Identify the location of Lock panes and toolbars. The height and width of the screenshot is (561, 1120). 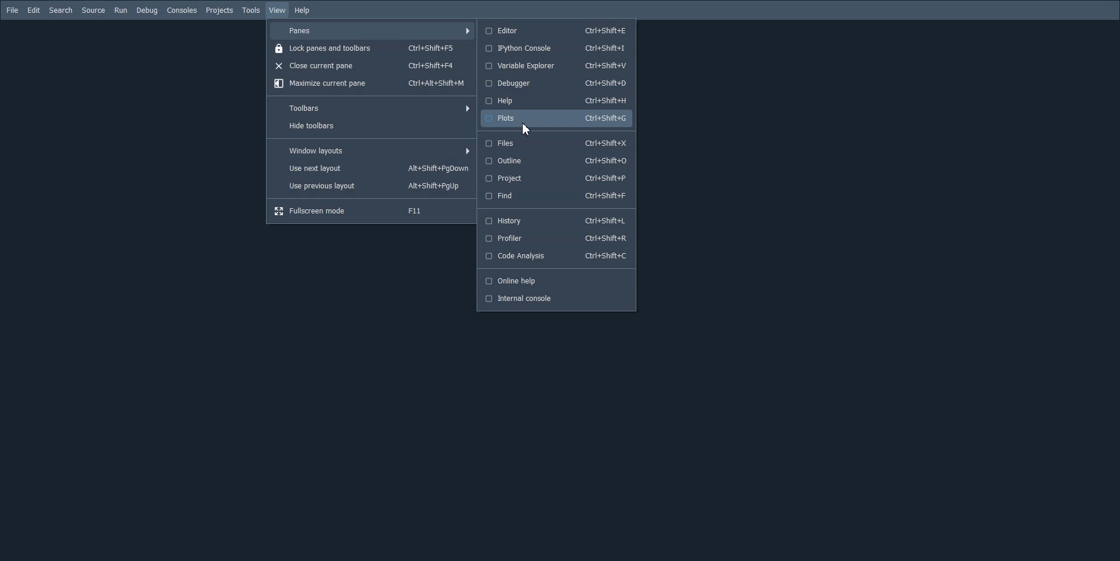
(372, 49).